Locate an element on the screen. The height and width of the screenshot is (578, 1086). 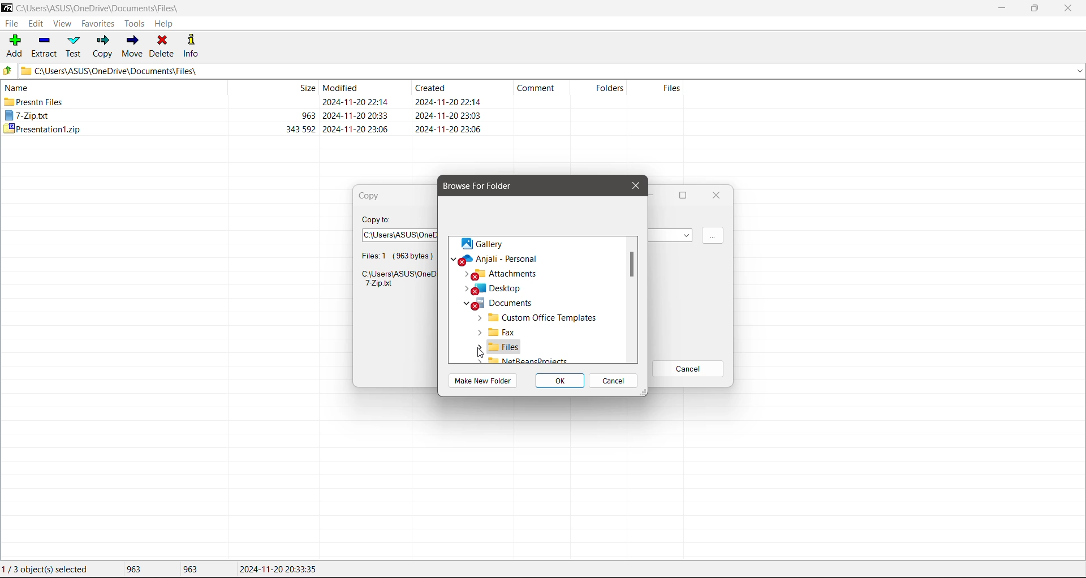
Click to Browse for more locations is located at coordinates (716, 236).